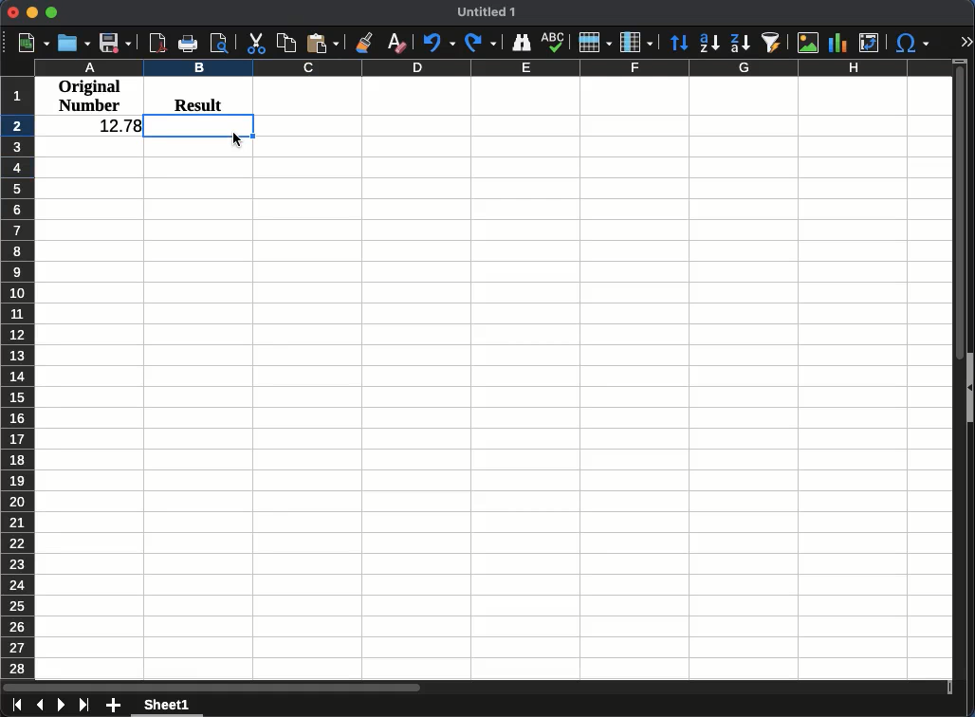 This screenshot has width=975, height=717. Describe the element at coordinates (488, 69) in the screenshot. I see `Column` at that location.